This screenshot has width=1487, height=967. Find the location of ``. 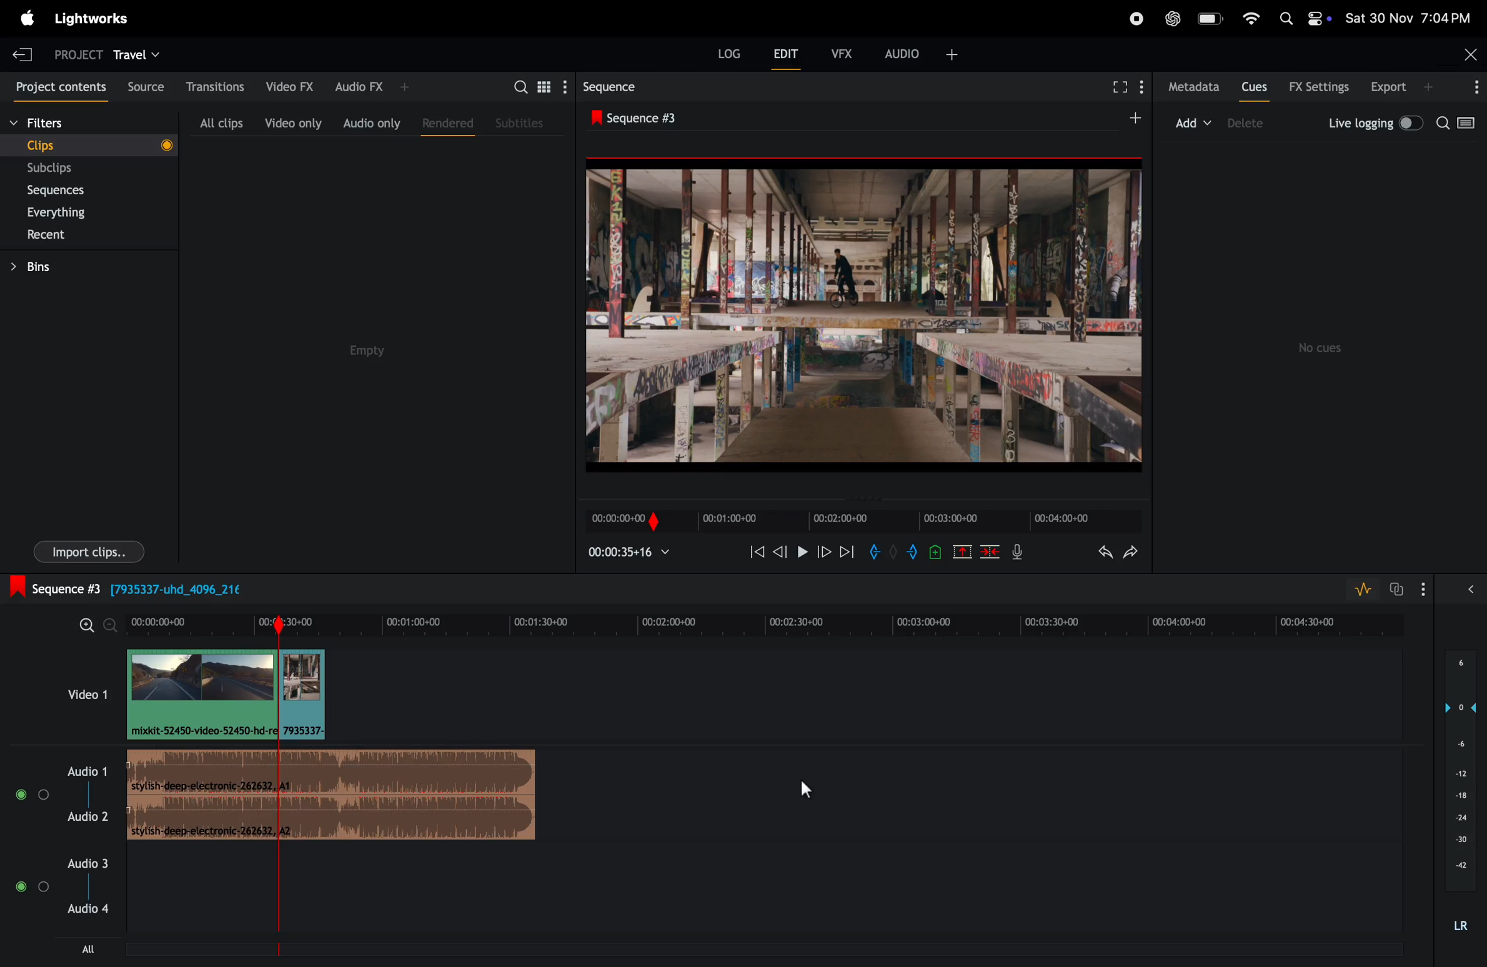

 is located at coordinates (937, 551).